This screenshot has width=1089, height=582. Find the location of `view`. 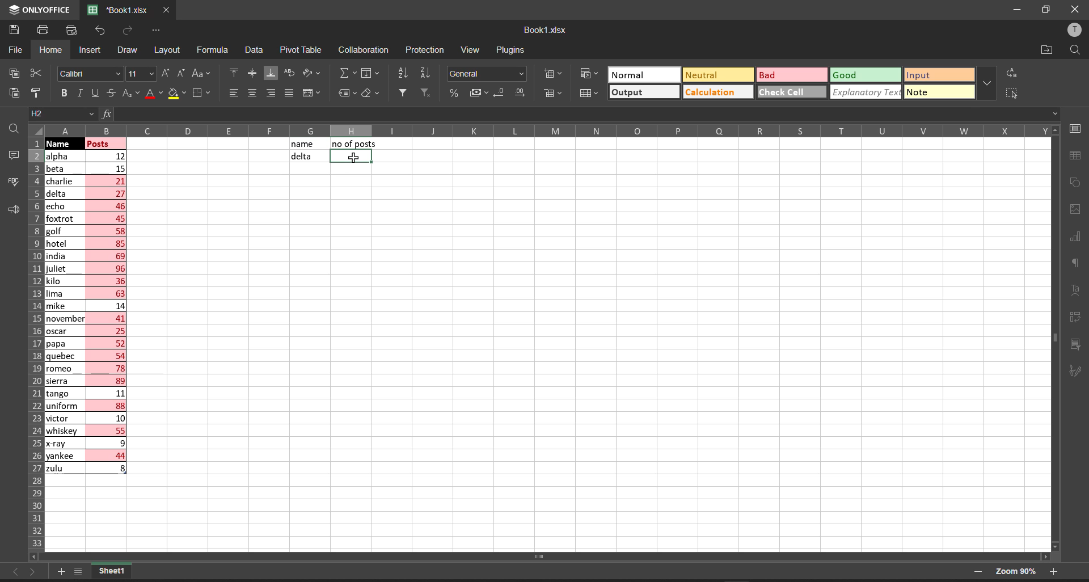

view is located at coordinates (470, 50).